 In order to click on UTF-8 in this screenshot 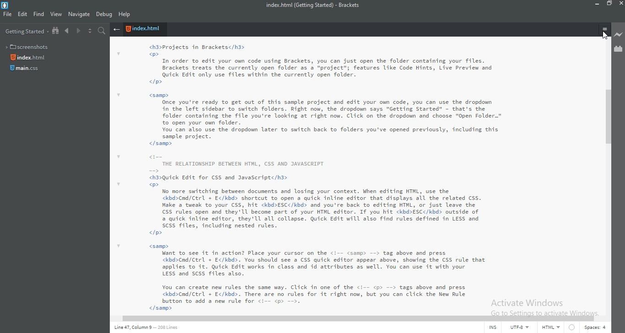, I will do `click(520, 328)`.